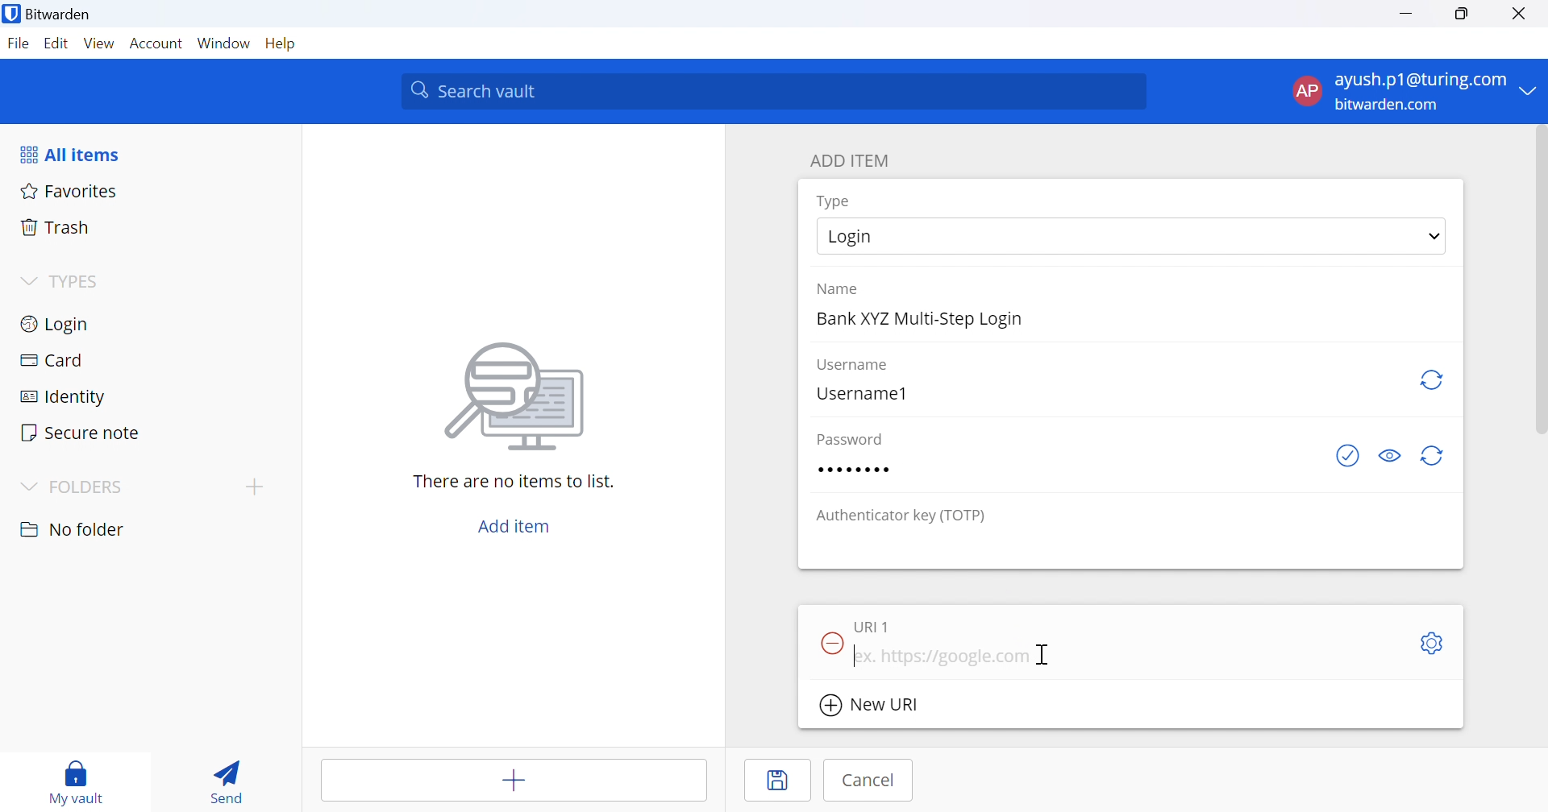  What do you see at coordinates (515, 524) in the screenshot?
I see `Add item` at bounding box center [515, 524].